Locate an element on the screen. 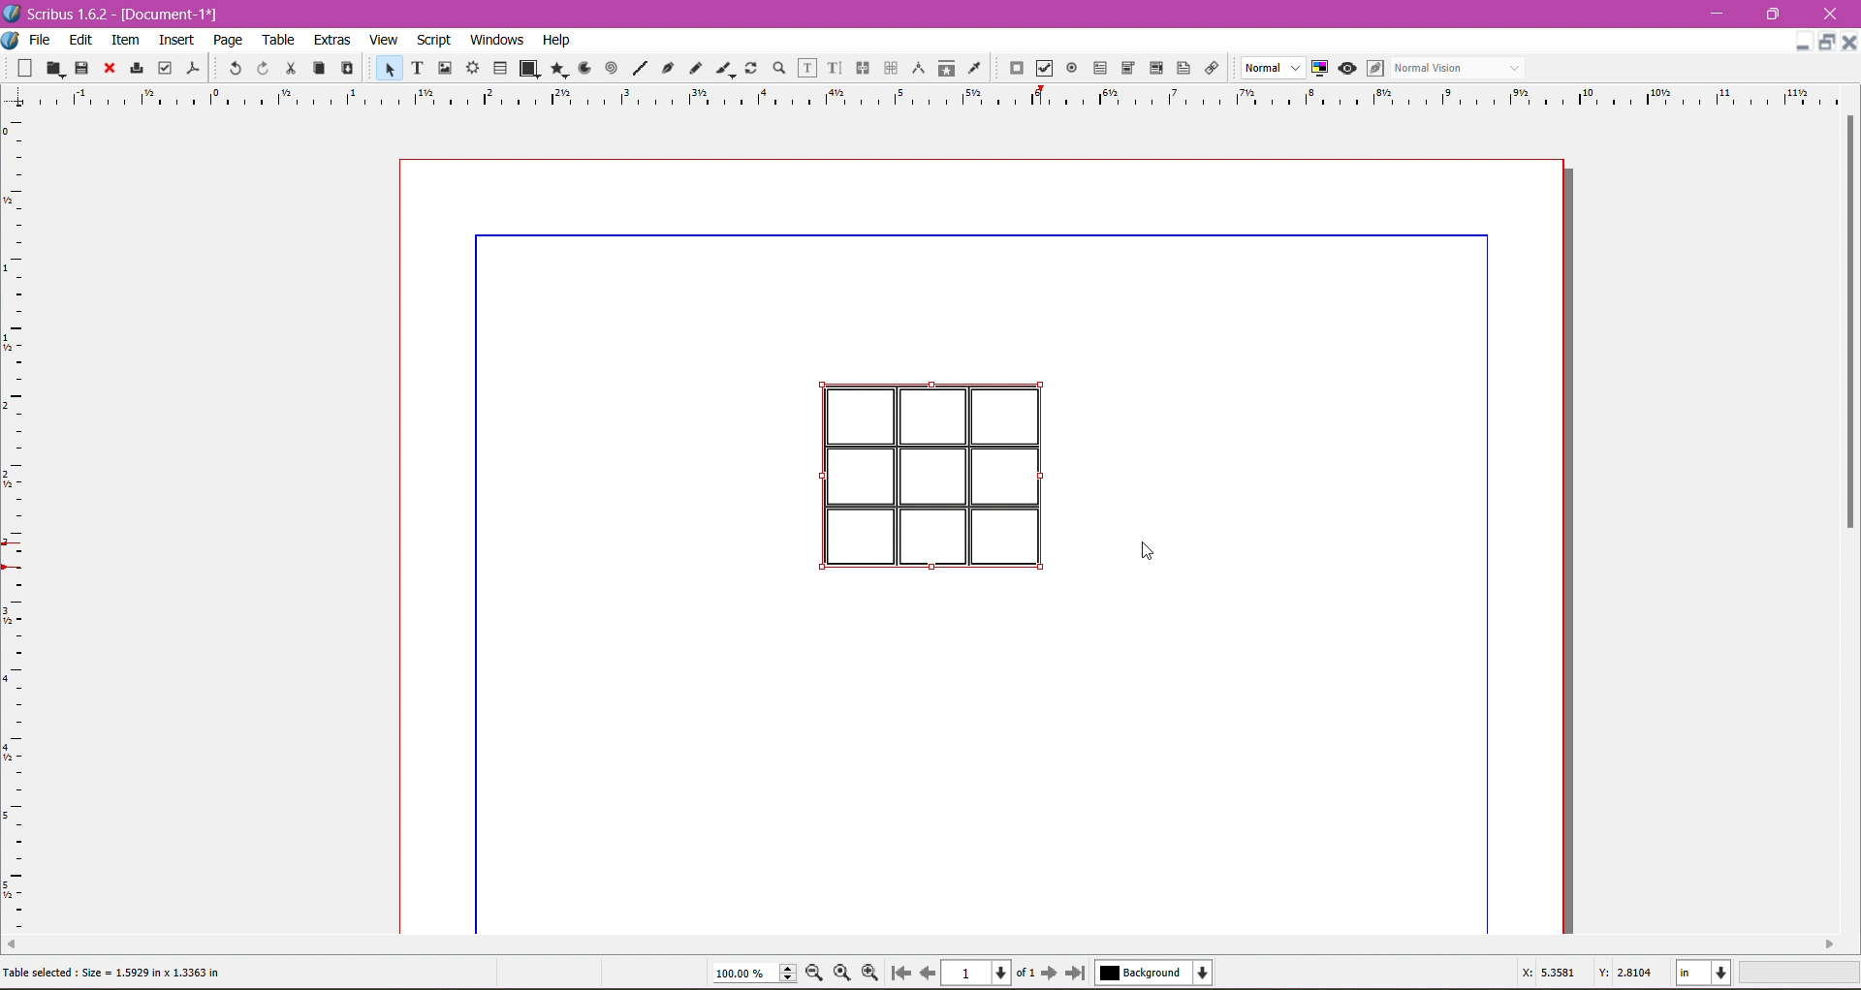 The image size is (1861, 990). Freehand Line is located at coordinates (695, 69).